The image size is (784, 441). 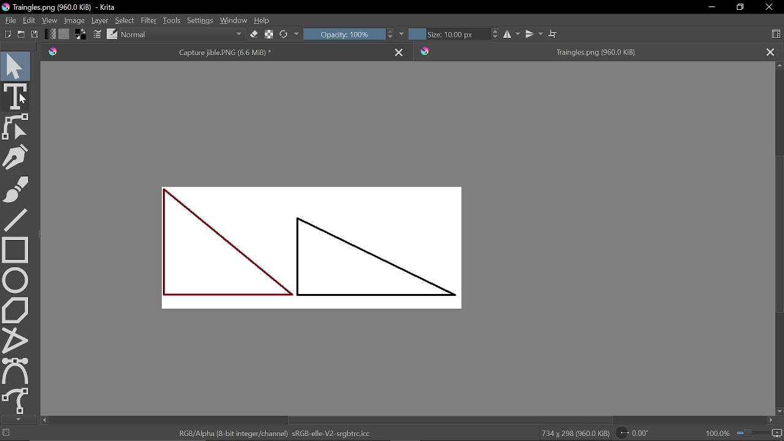 I want to click on Window, so click(x=234, y=21).